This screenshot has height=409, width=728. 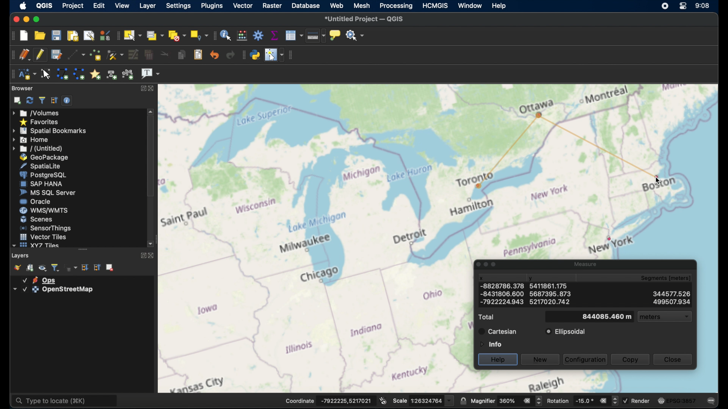 What do you see at coordinates (134, 35) in the screenshot?
I see `select features by area or single click` at bounding box center [134, 35].